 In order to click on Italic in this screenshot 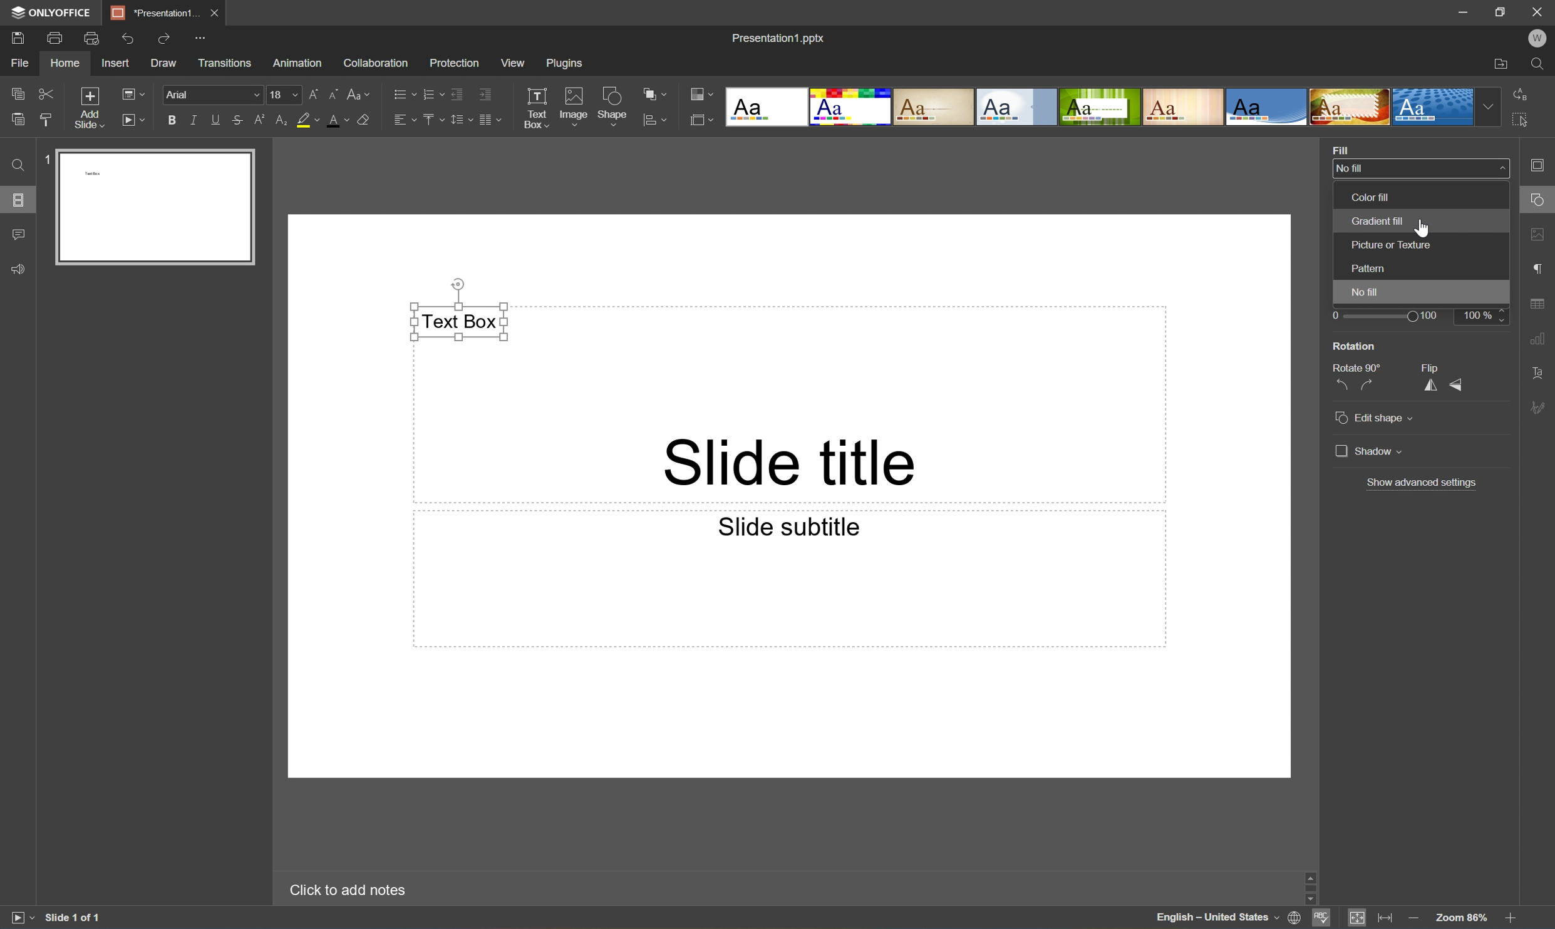, I will do `click(192, 121)`.